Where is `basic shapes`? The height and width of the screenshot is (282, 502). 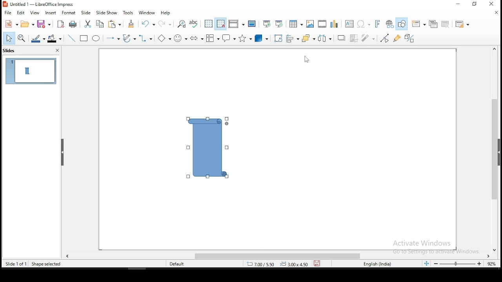
basic shapes is located at coordinates (165, 38).